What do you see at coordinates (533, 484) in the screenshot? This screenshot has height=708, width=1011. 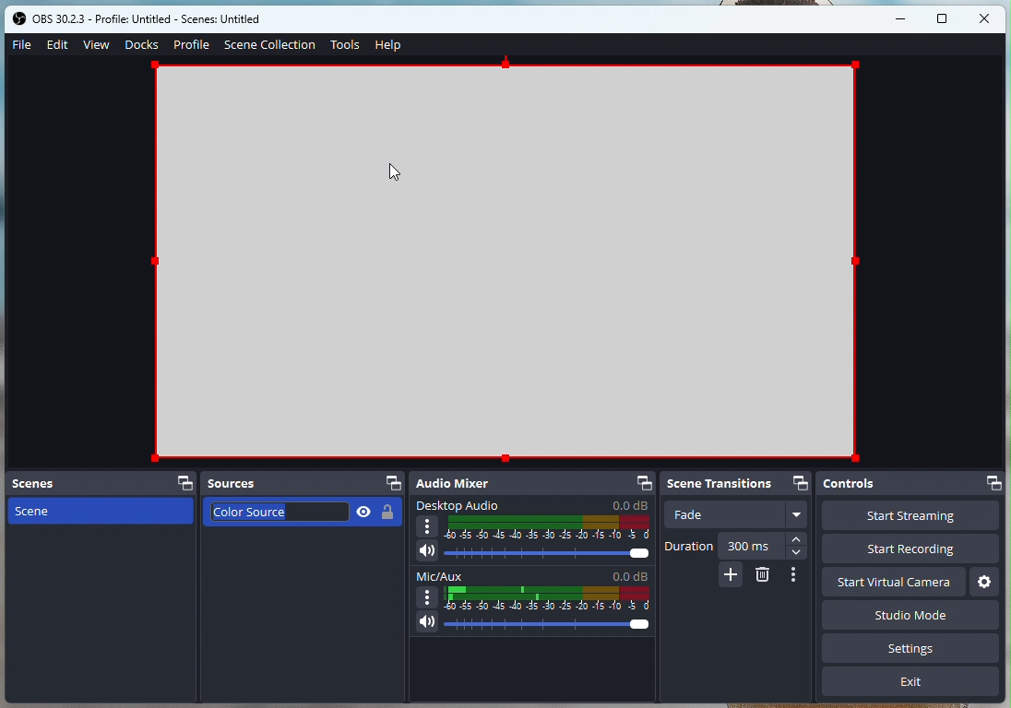 I see `Audio mixer` at bounding box center [533, 484].